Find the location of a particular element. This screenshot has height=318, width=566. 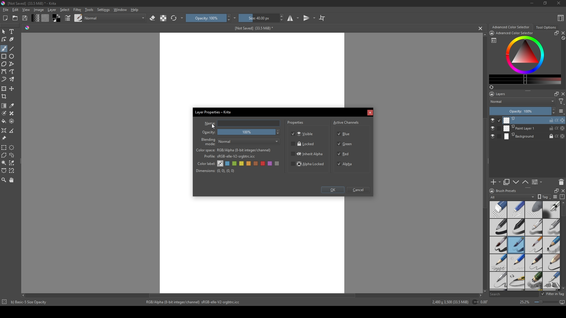

logo is located at coordinates (4, 3).